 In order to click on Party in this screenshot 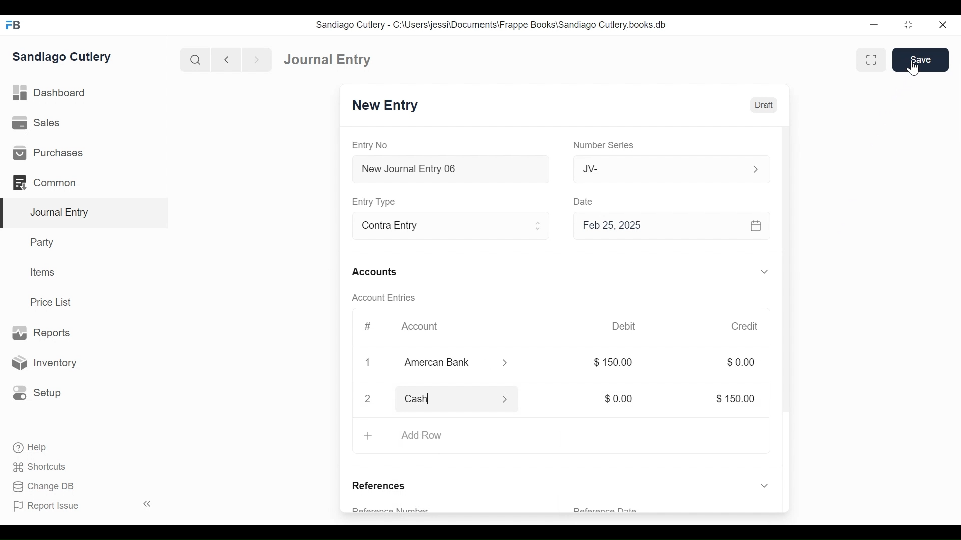, I will do `click(44, 242)`.